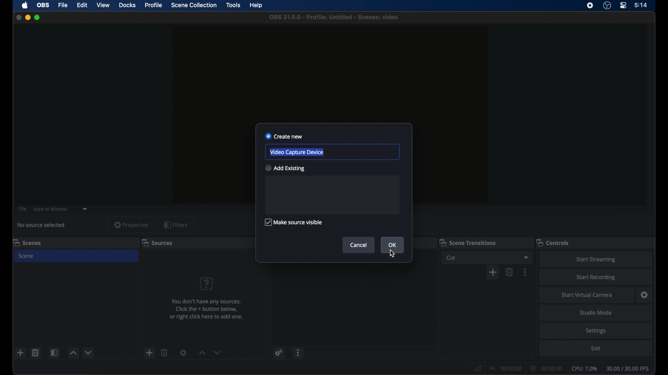 This screenshot has width=668, height=375. I want to click on maximize, so click(38, 17).